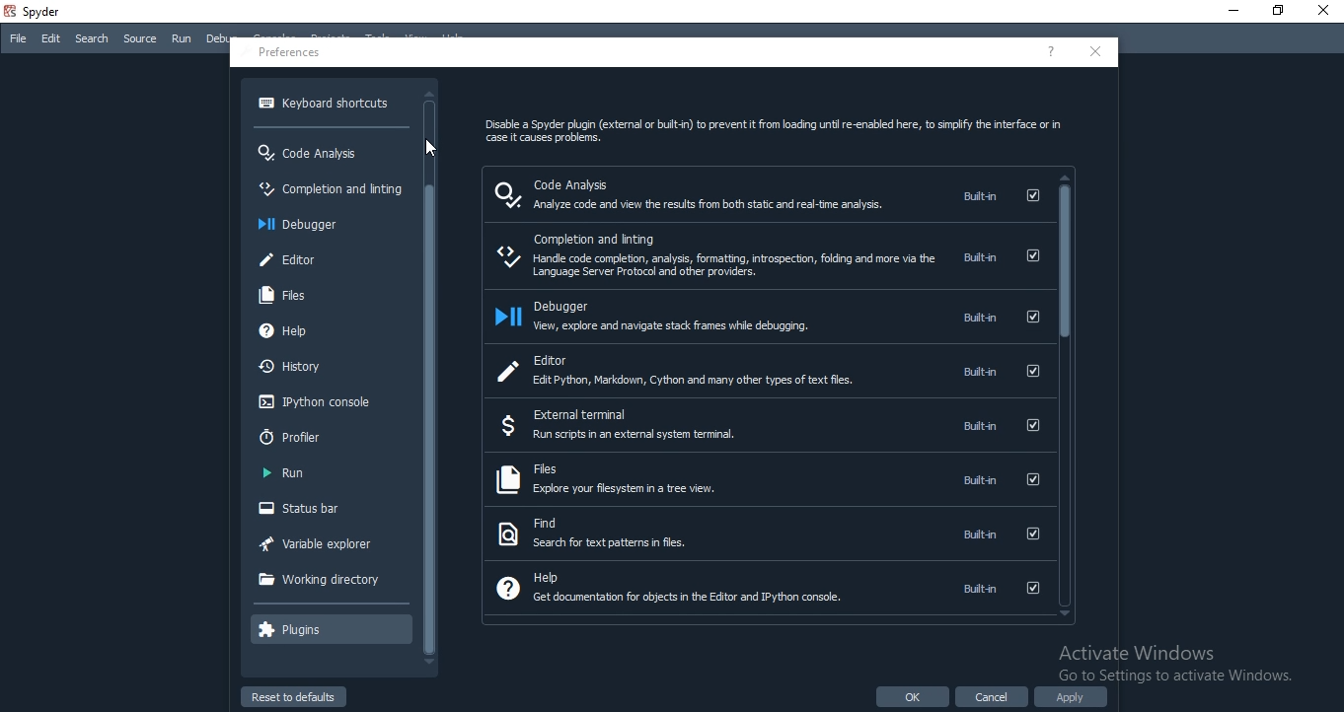  I want to click on IPython console, so click(314, 401).